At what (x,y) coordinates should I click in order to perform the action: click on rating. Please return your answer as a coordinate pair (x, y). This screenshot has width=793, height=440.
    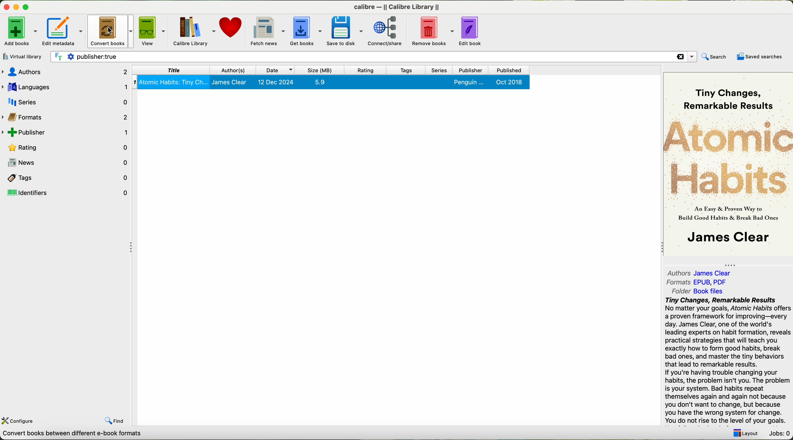
    Looking at the image, I should click on (68, 147).